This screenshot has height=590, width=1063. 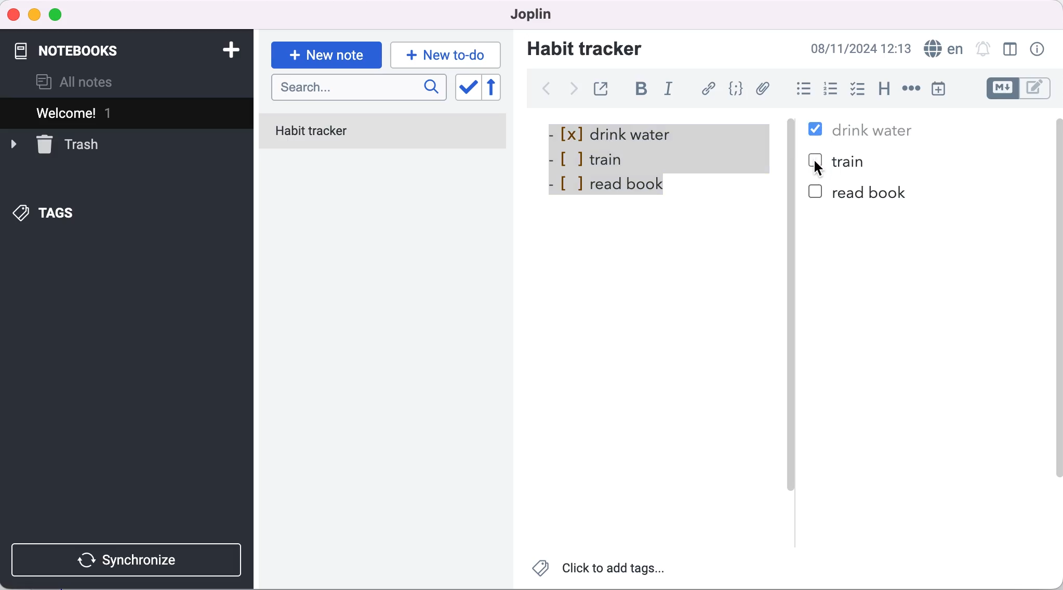 What do you see at coordinates (383, 132) in the screenshot?
I see `habit tracker` at bounding box center [383, 132].